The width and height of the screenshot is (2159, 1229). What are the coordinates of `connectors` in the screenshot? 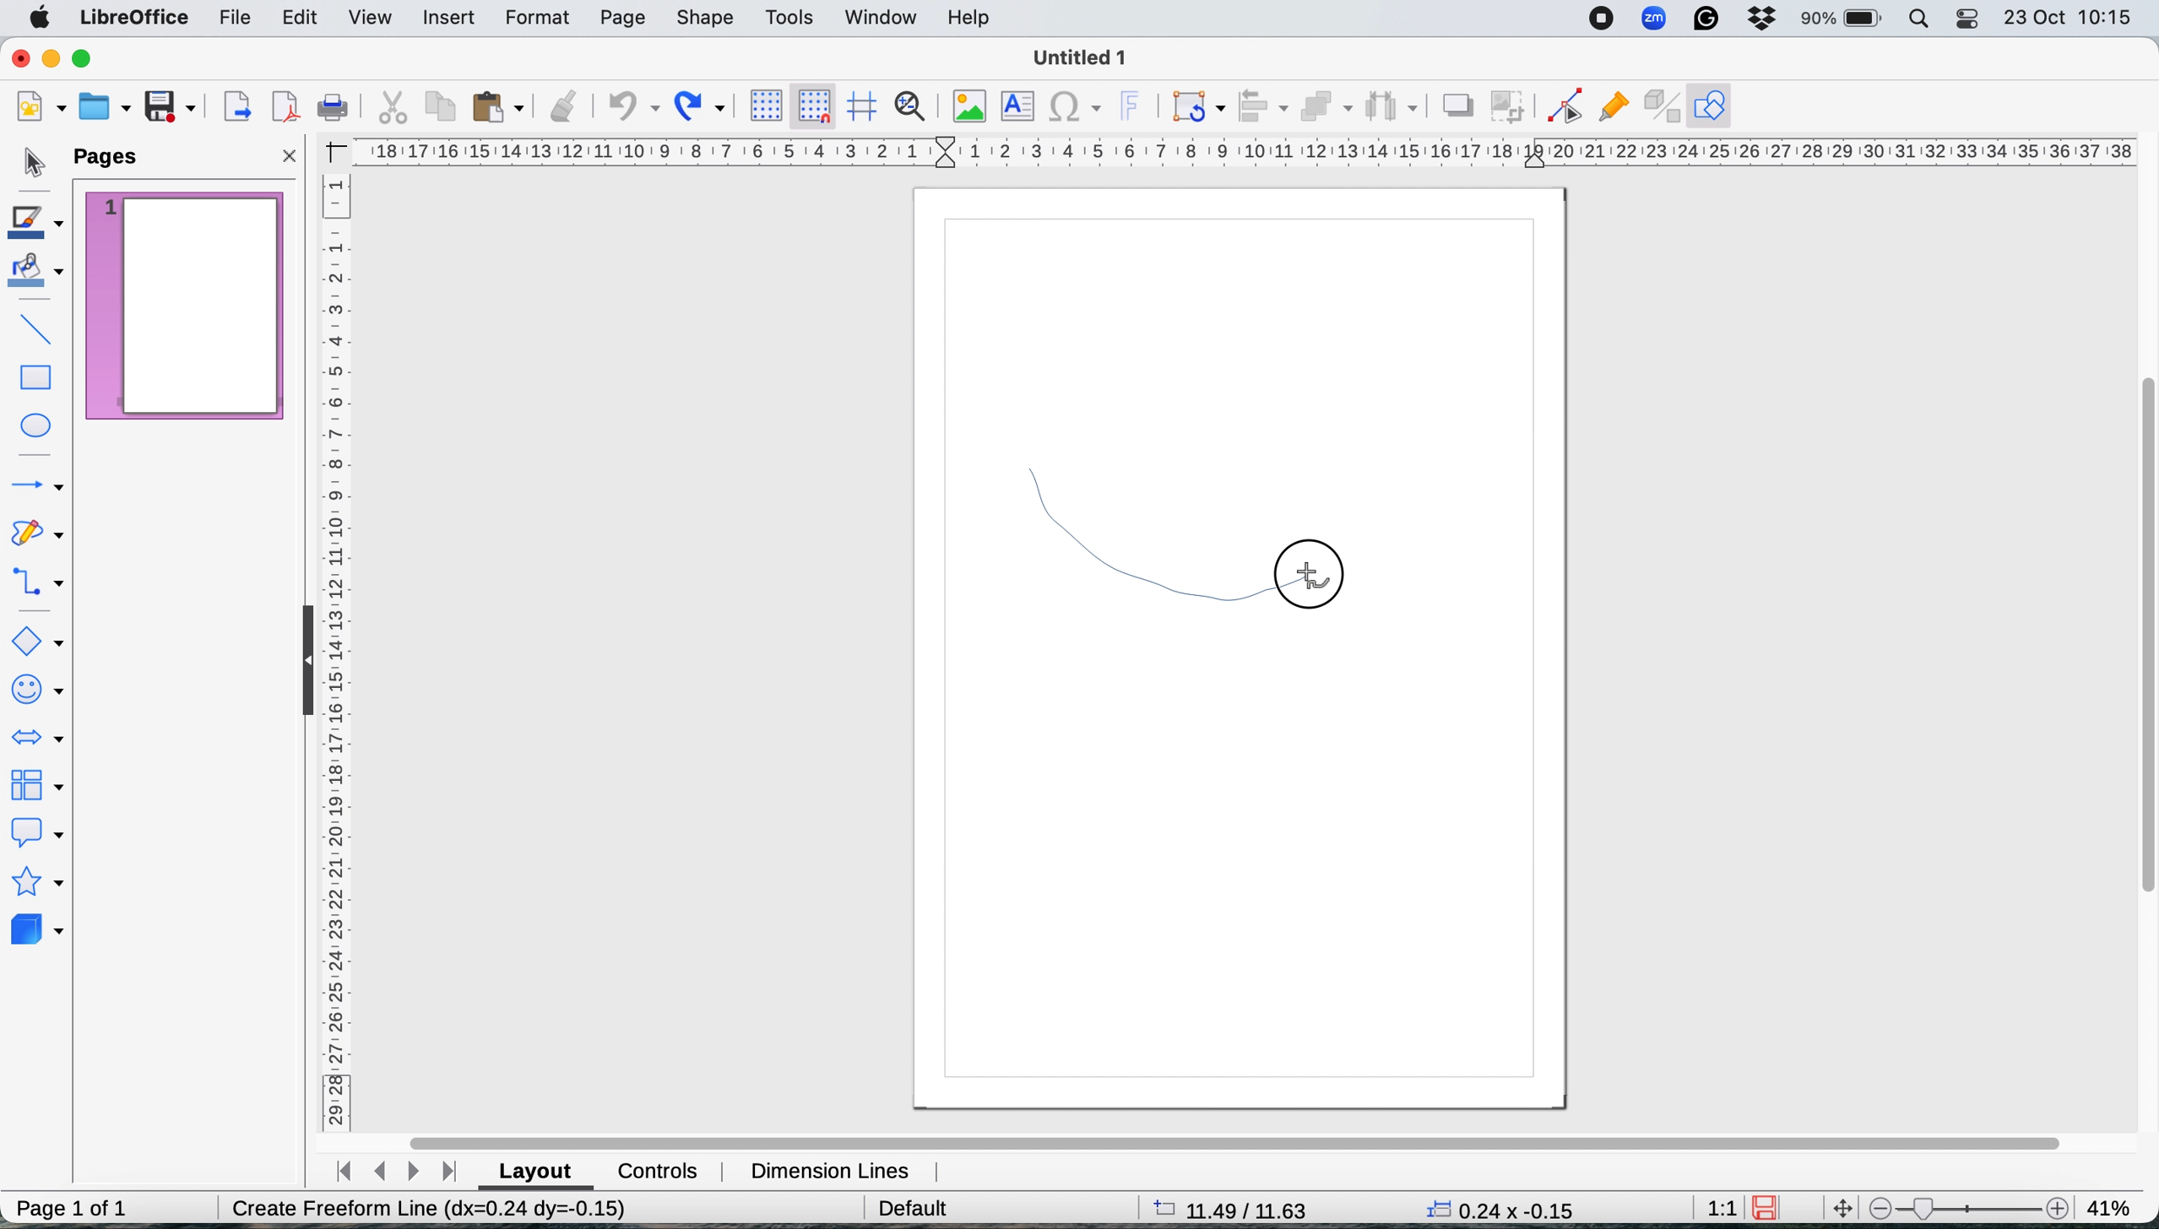 It's located at (40, 583).